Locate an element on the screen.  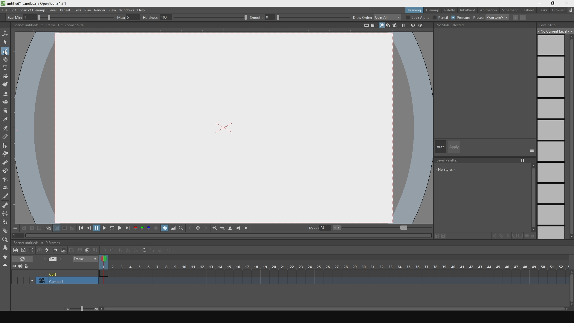
lock alpha is located at coordinates (418, 18).